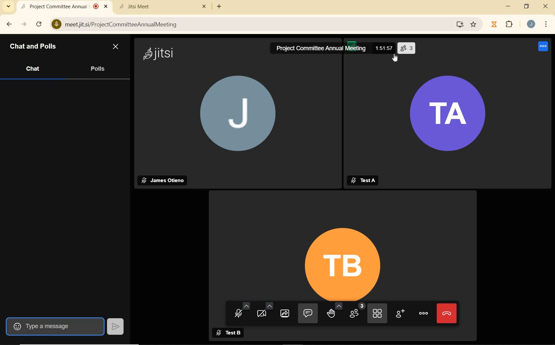  I want to click on type a message, so click(55, 326).